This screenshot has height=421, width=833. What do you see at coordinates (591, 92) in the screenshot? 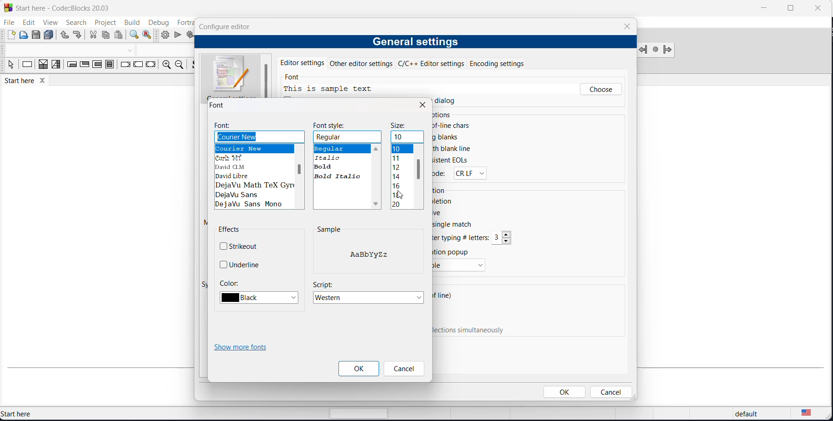
I see `cursor` at bounding box center [591, 92].